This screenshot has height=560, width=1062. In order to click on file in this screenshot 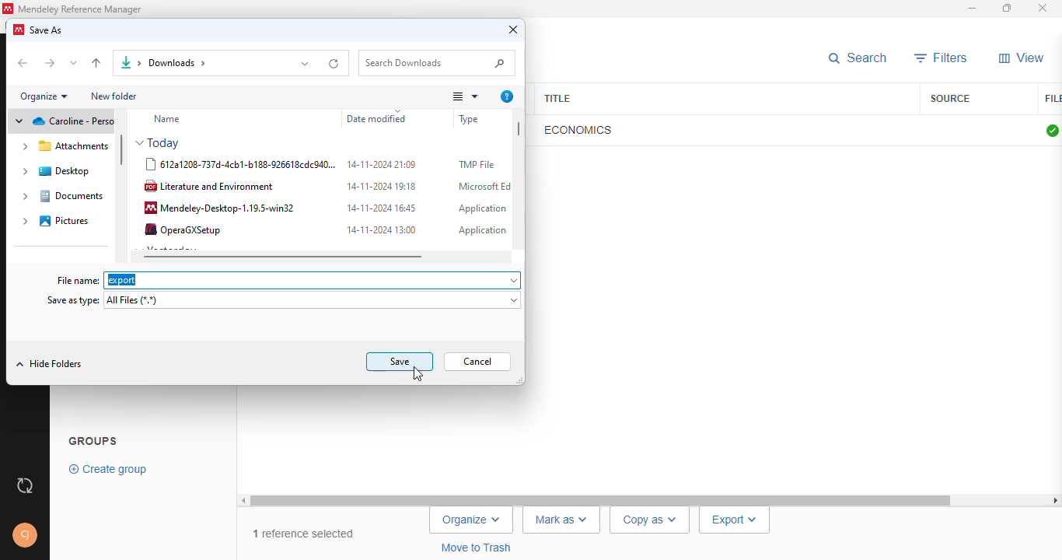, I will do `click(1053, 99)`.